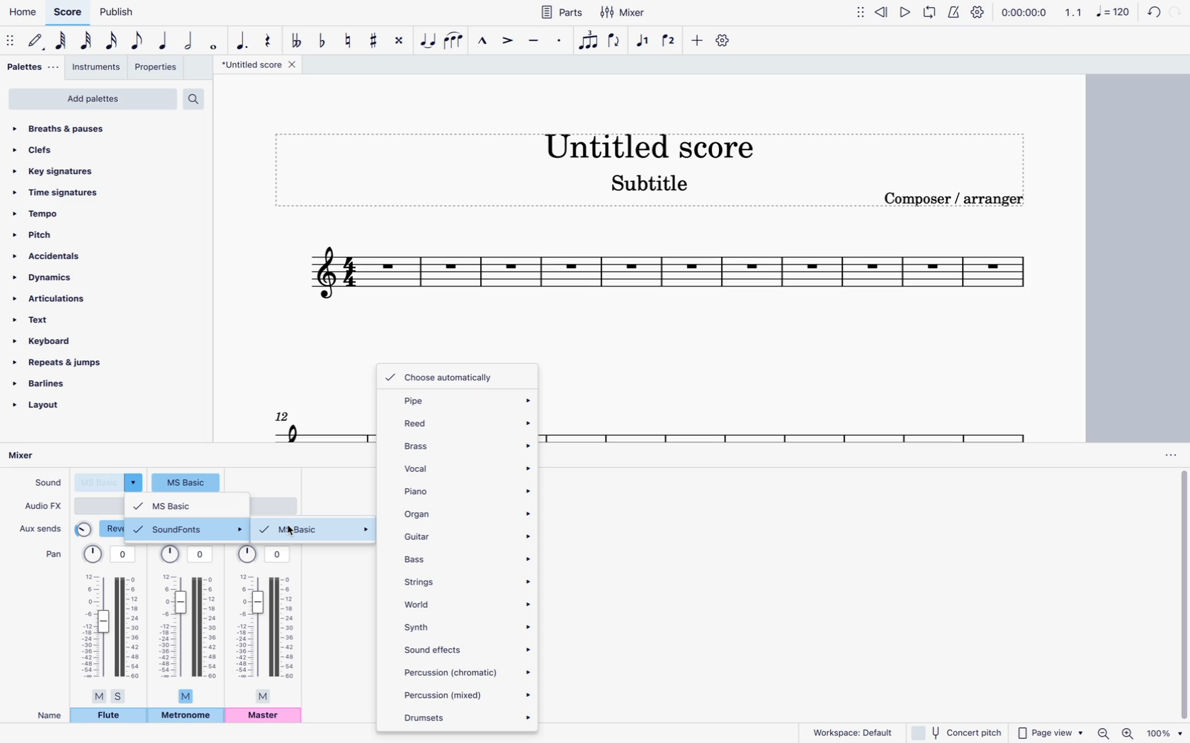 The width and height of the screenshot is (1190, 743). I want to click on 16th note, so click(113, 43).